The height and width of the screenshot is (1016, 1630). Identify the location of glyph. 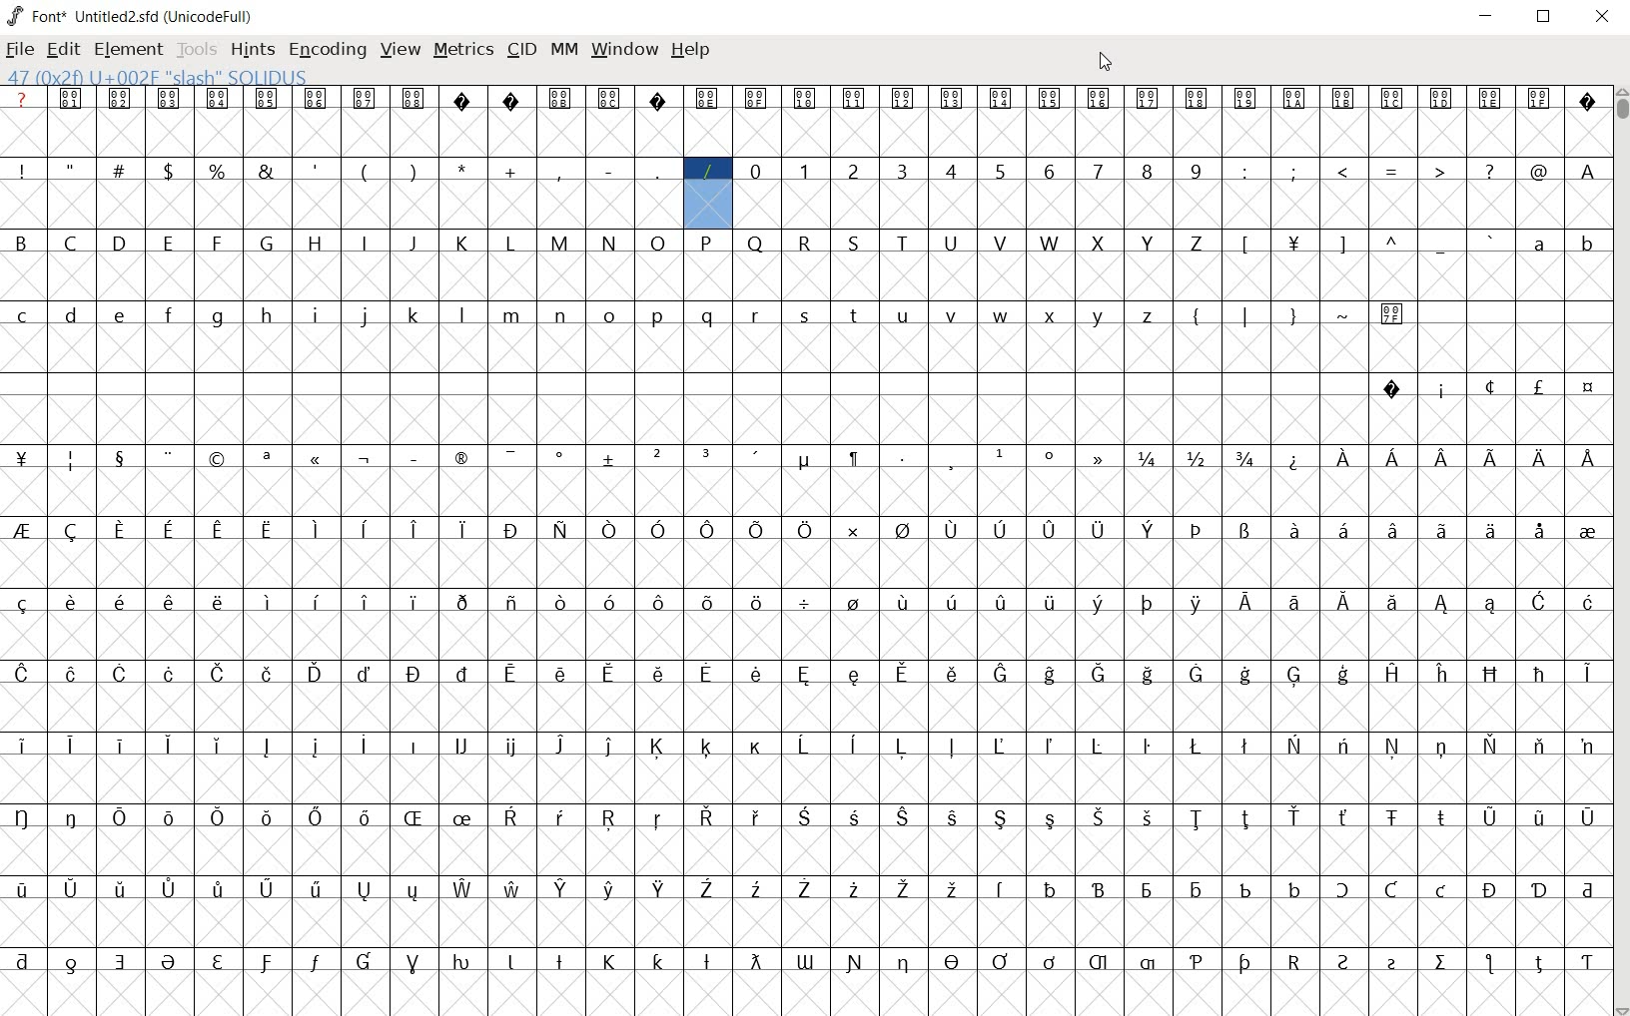
(608, 962).